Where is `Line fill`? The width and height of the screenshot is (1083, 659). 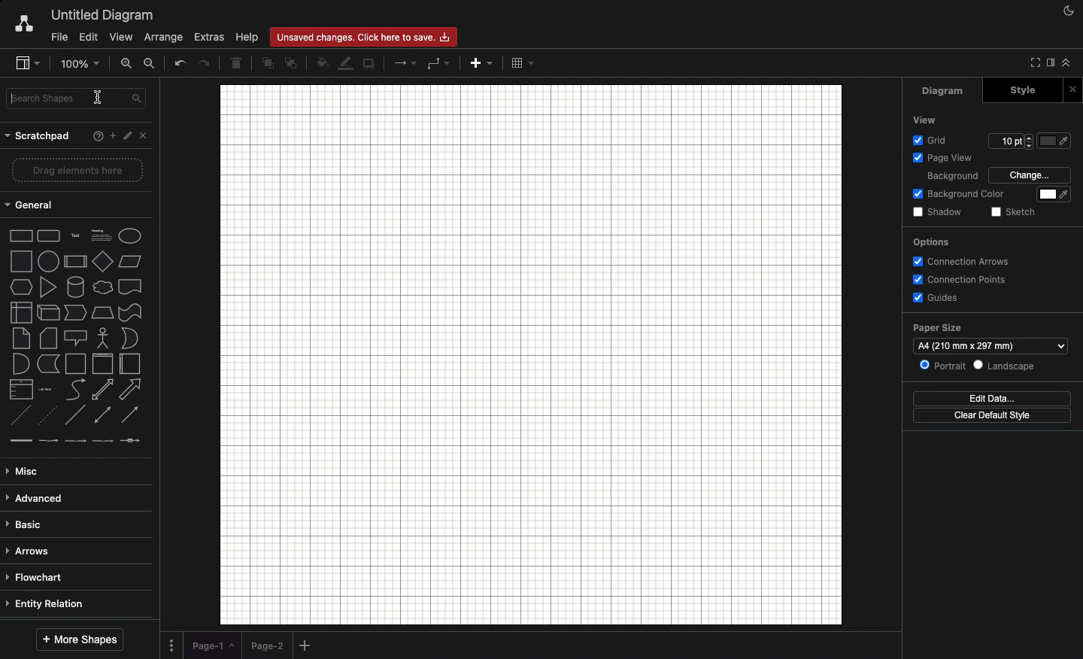 Line fill is located at coordinates (347, 62).